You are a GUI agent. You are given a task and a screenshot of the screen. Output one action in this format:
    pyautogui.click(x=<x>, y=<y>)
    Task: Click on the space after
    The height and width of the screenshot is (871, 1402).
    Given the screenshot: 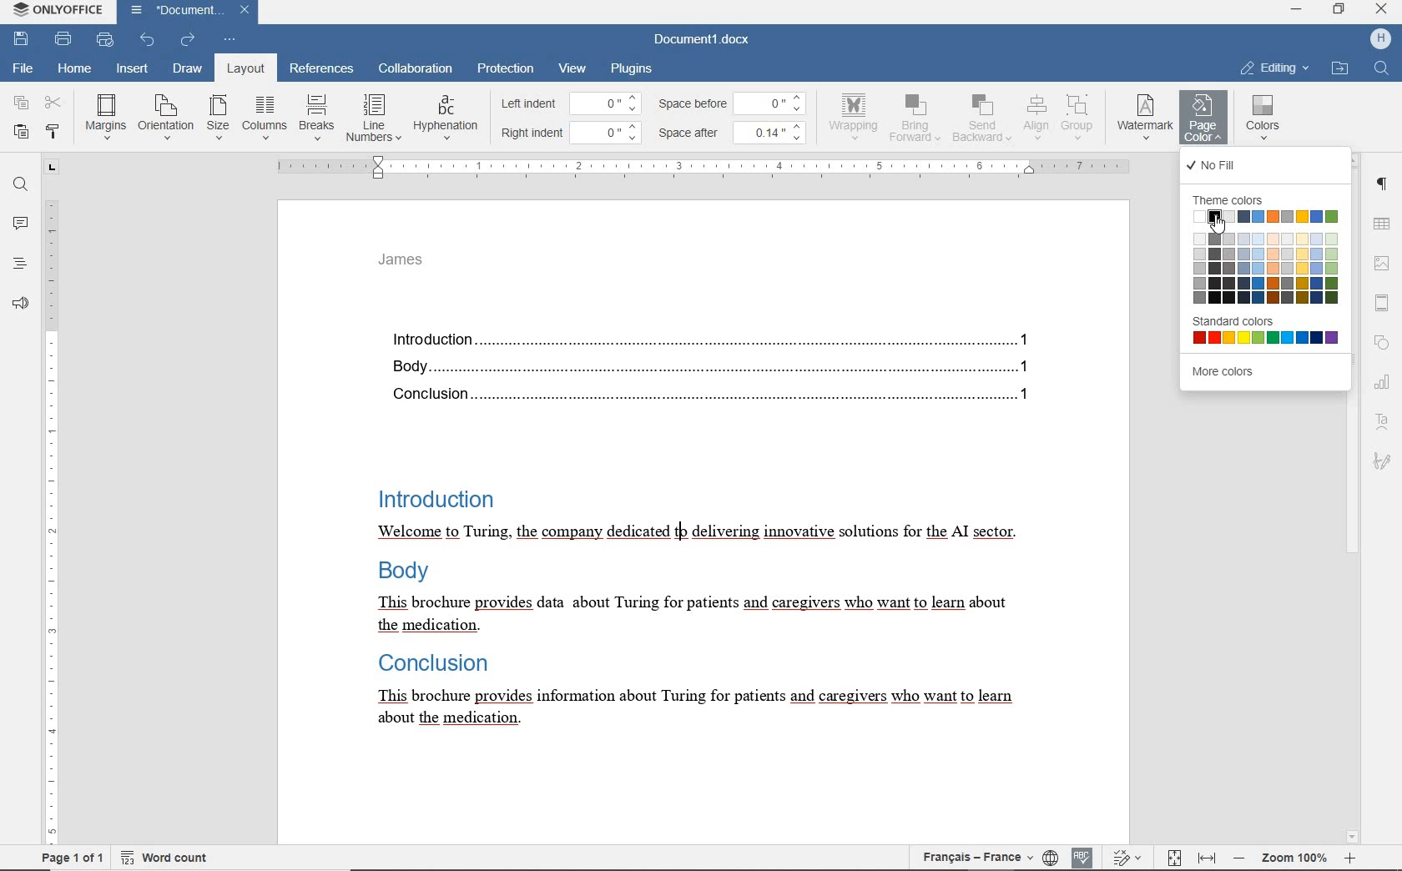 What is the action you would take?
    pyautogui.click(x=691, y=133)
    